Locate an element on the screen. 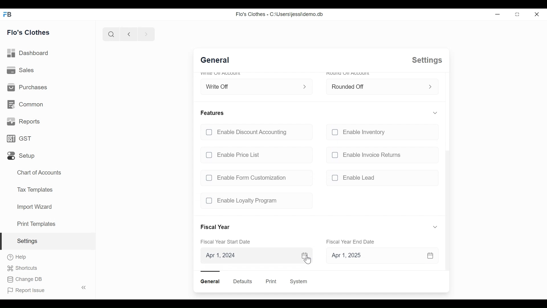 This screenshot has width=547, height=308. Reports is located at coordinates (23, 121).